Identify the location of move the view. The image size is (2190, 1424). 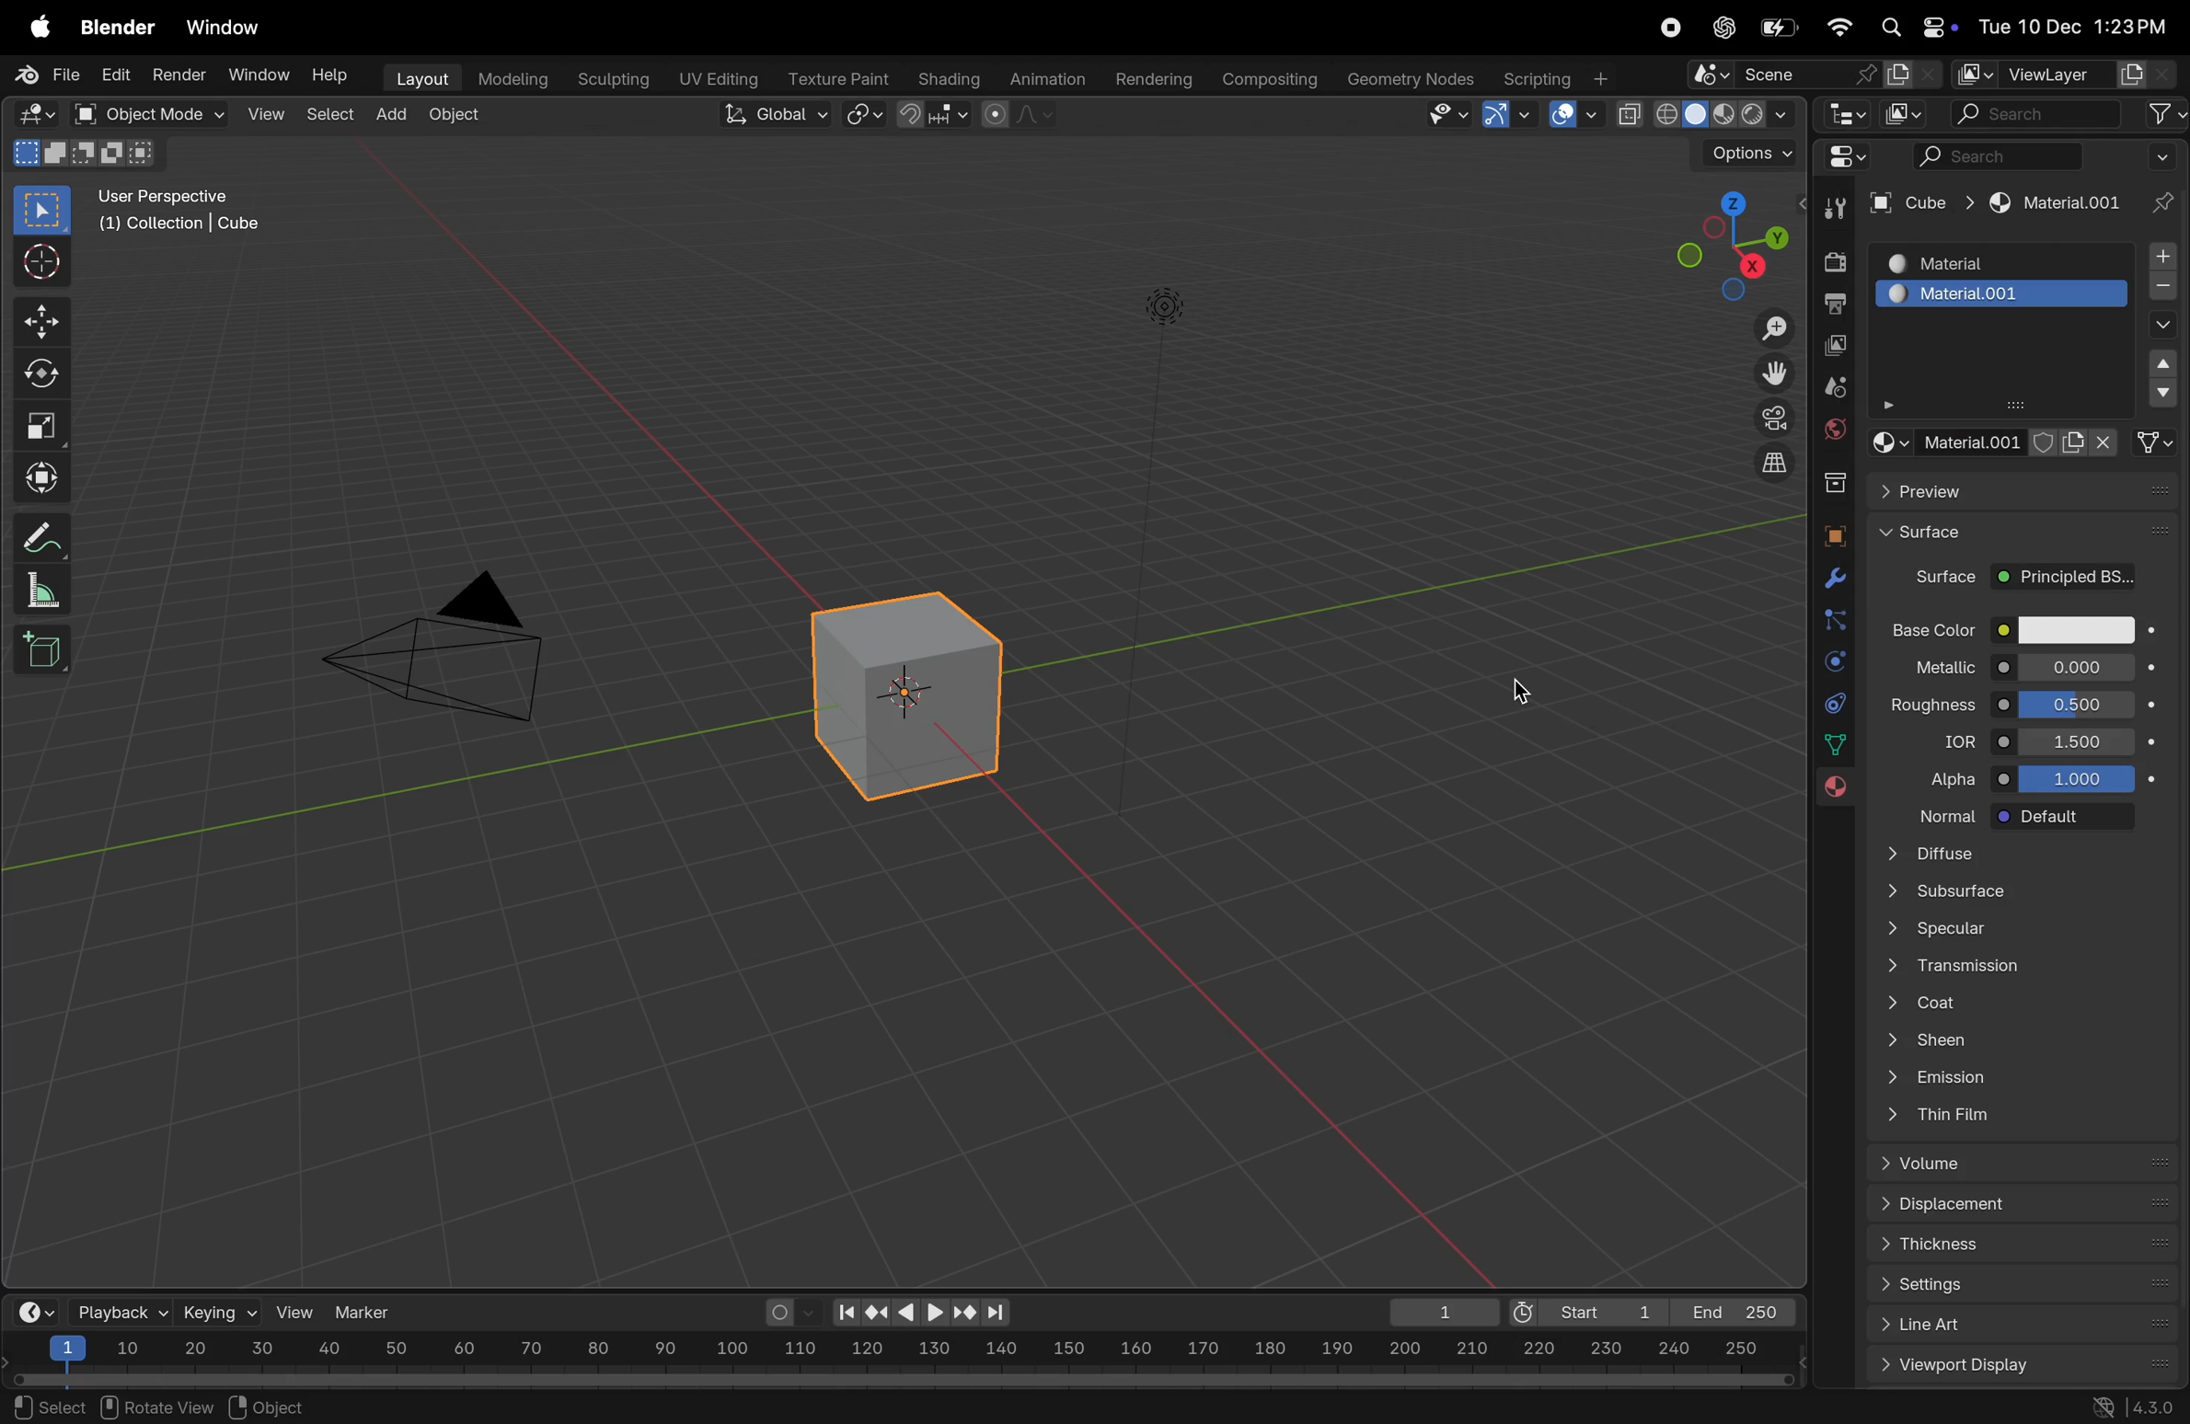
(1773, 370).